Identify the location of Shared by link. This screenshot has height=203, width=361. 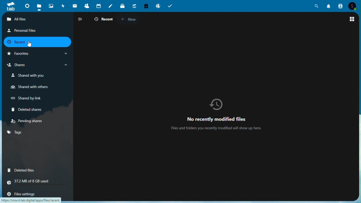
(25, 98).